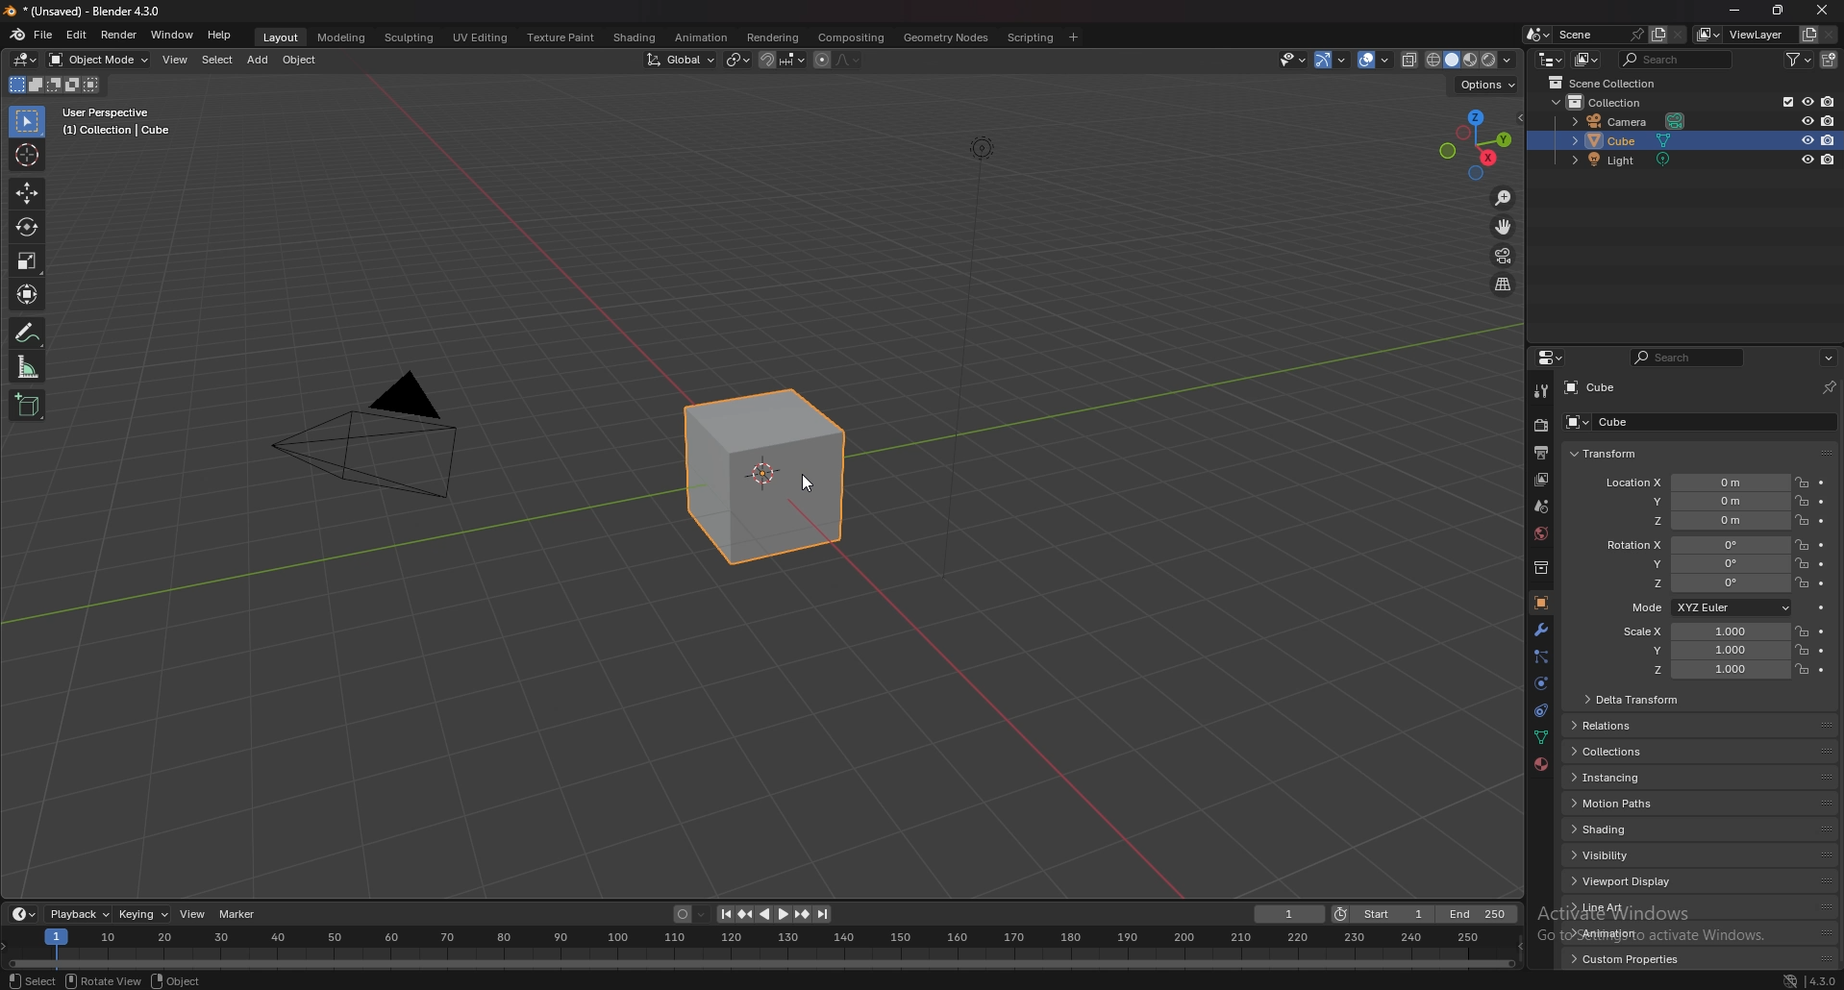 The height and width of the screenshot is (990, 1844). Describe the element at coordinates (1807, 101) in the screenshot. I see `hide in viewport` at that location.